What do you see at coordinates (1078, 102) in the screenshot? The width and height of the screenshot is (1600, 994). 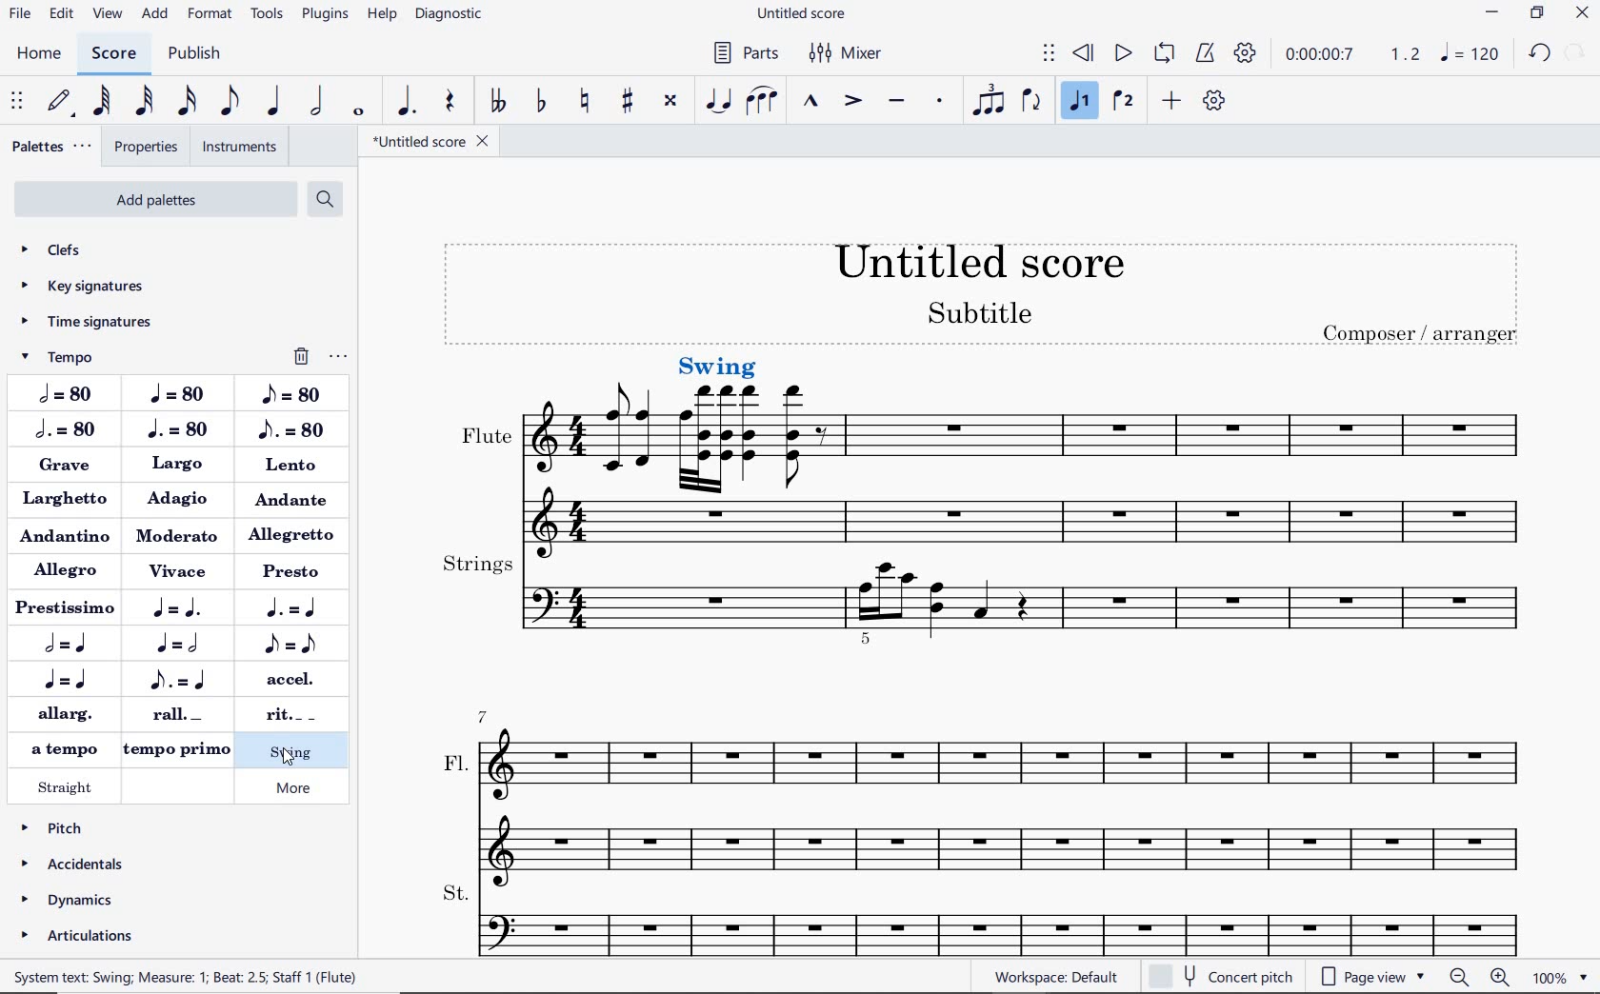 I see `VOICE 1` at bounding box center [1078, 102].